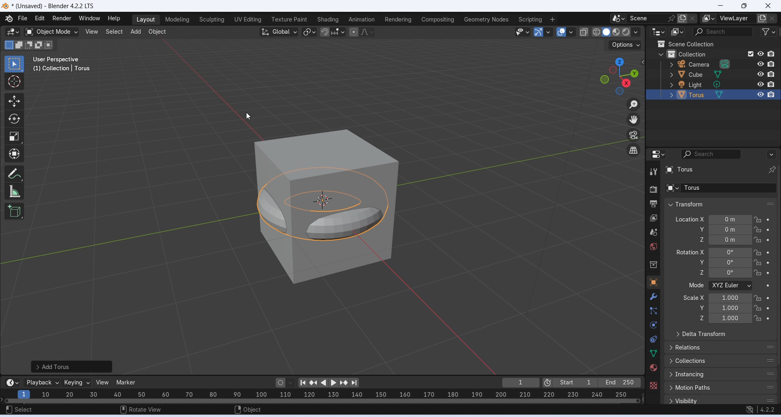 The width and height of the screenshot is (781, 417). What do you see at coordinates (72, 366) in the screenshot?
I see `add torus` at bounding box center [72, 366].